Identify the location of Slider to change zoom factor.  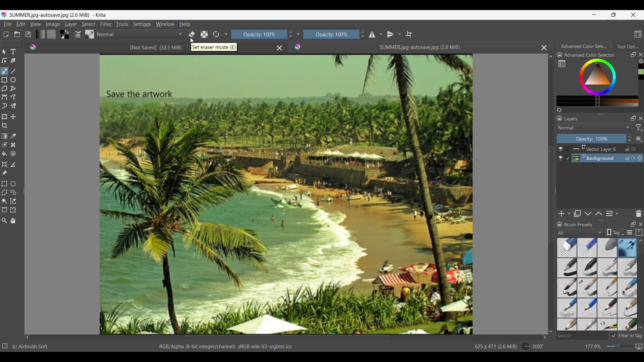
(620, 346).